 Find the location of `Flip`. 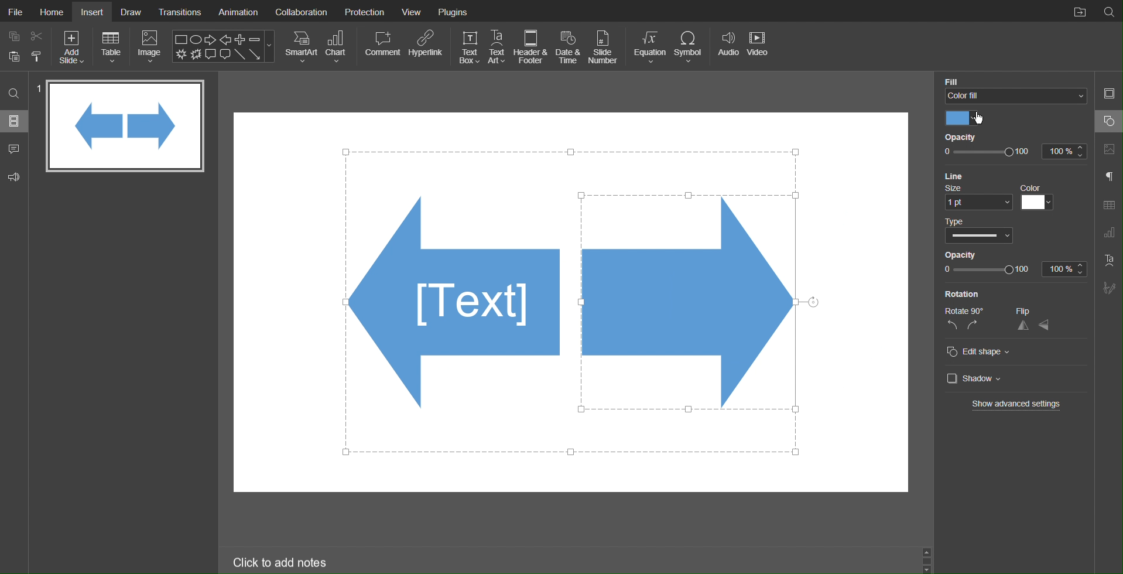

Flip is located at coordinates (1036, 310).